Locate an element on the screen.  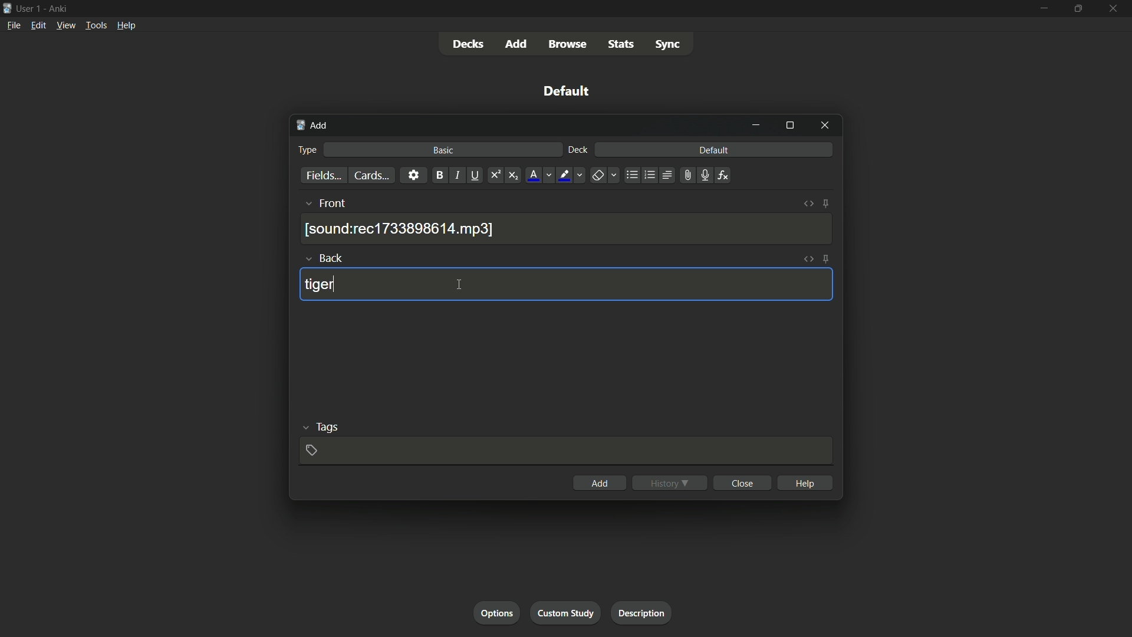
type is located at coordinates (309, 149).